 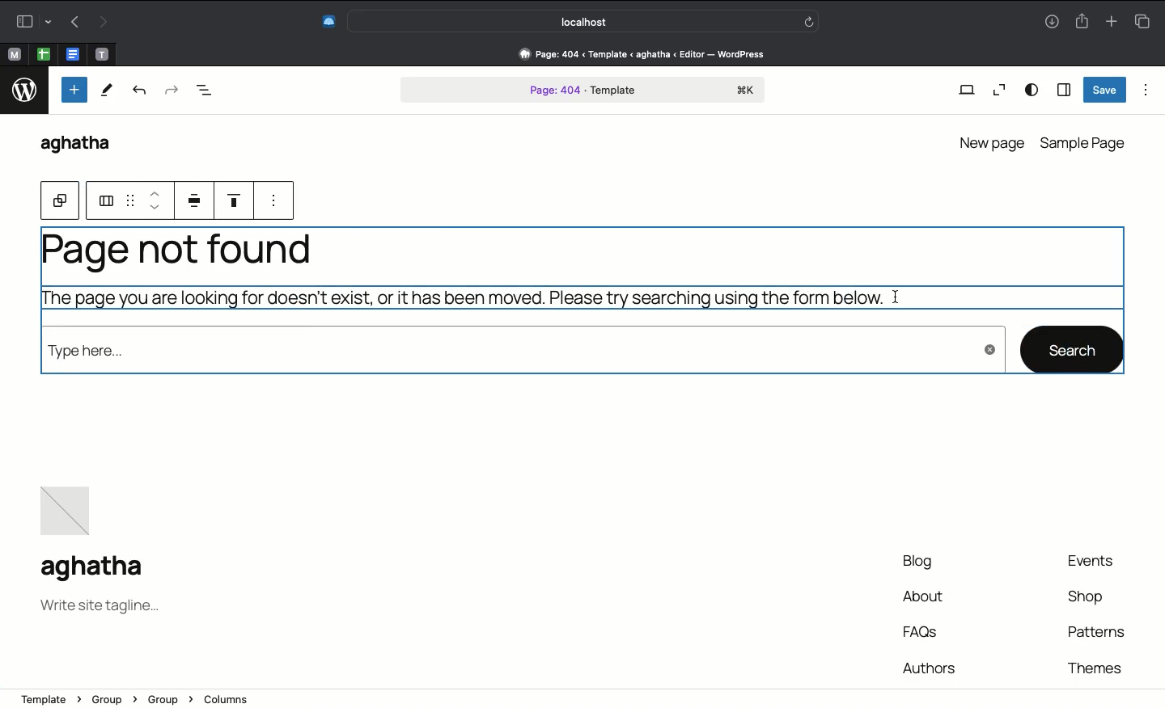 I want to click on search, so click(x=1073, y=348).